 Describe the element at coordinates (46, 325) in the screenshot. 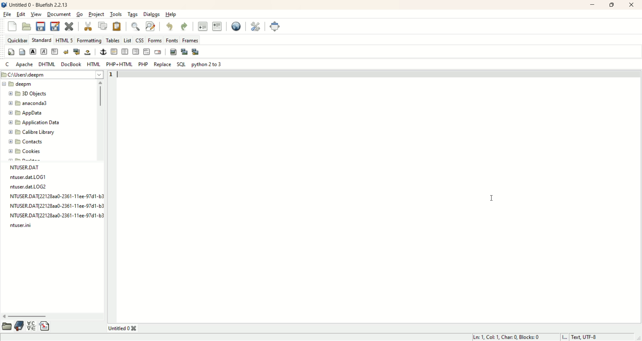

I see `insert file` at that location.